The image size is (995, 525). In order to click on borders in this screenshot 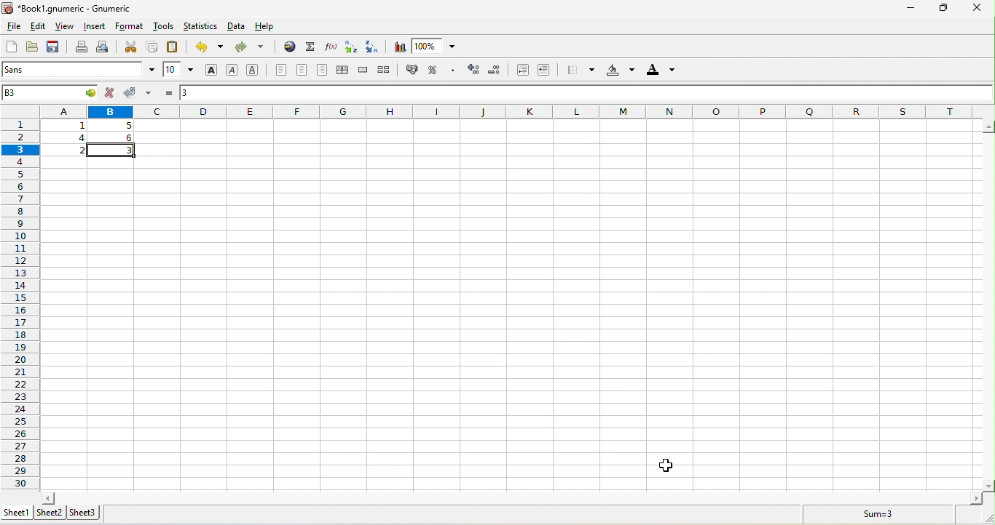, I will do `click(578, 71)`.